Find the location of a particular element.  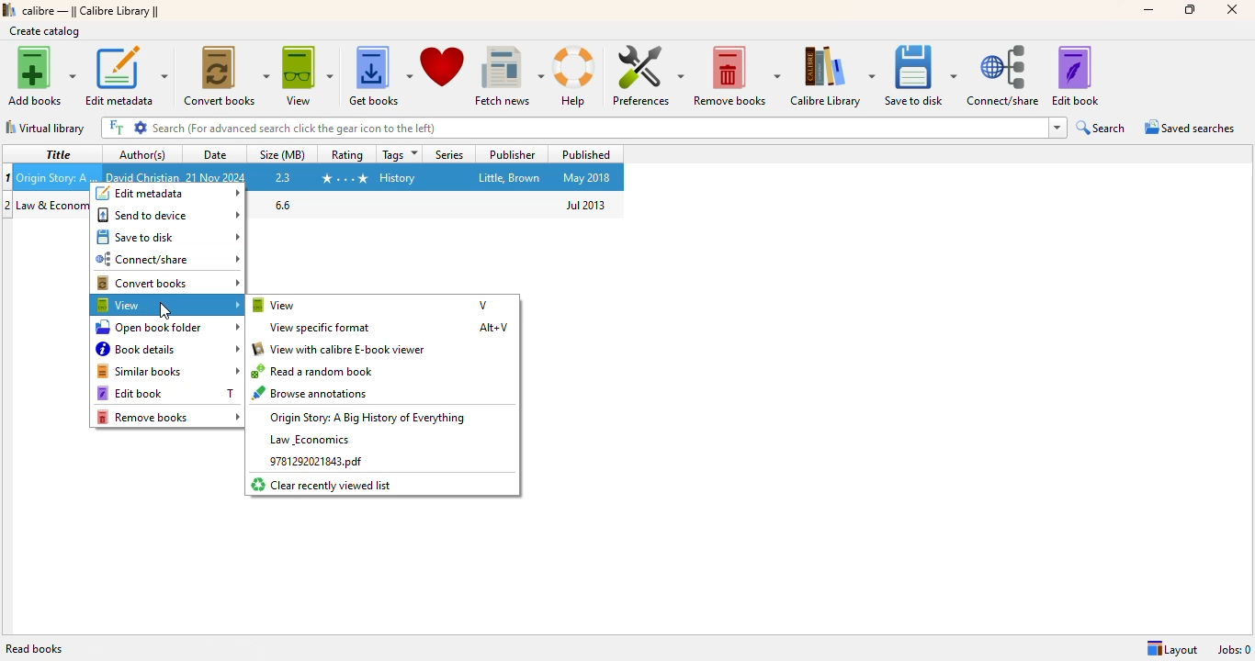

maximize is located at coordinates (1190, 10).